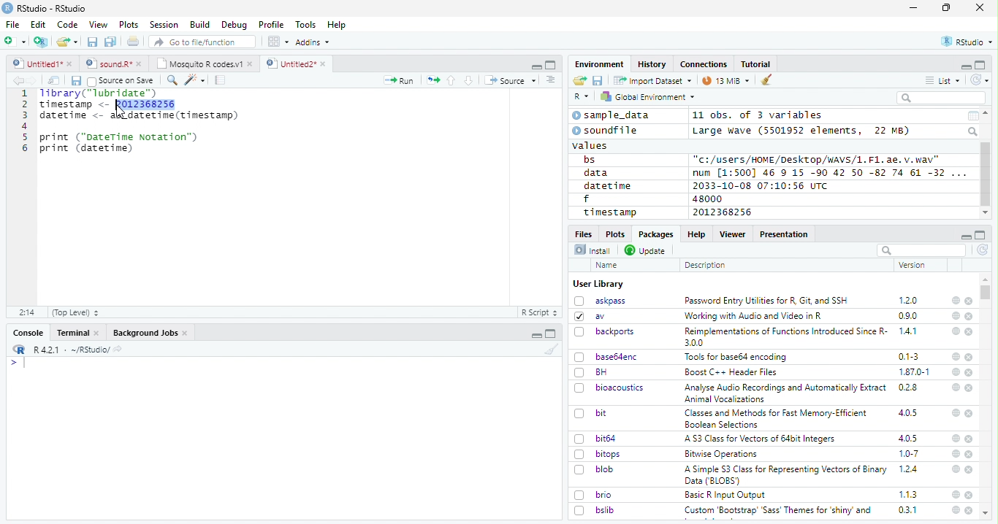  I want to click on Save all the open documents, so click(111, 42).